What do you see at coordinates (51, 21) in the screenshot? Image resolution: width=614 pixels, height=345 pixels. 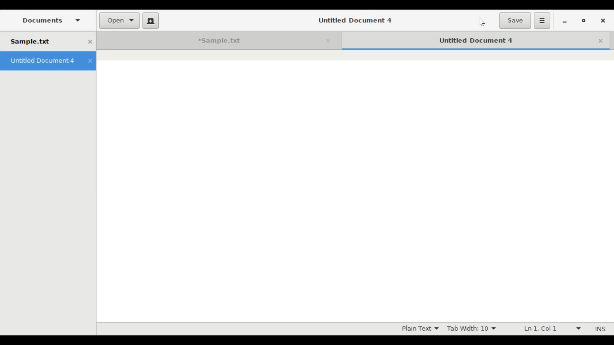 I see `Documents` at bounding box center [51, 21].